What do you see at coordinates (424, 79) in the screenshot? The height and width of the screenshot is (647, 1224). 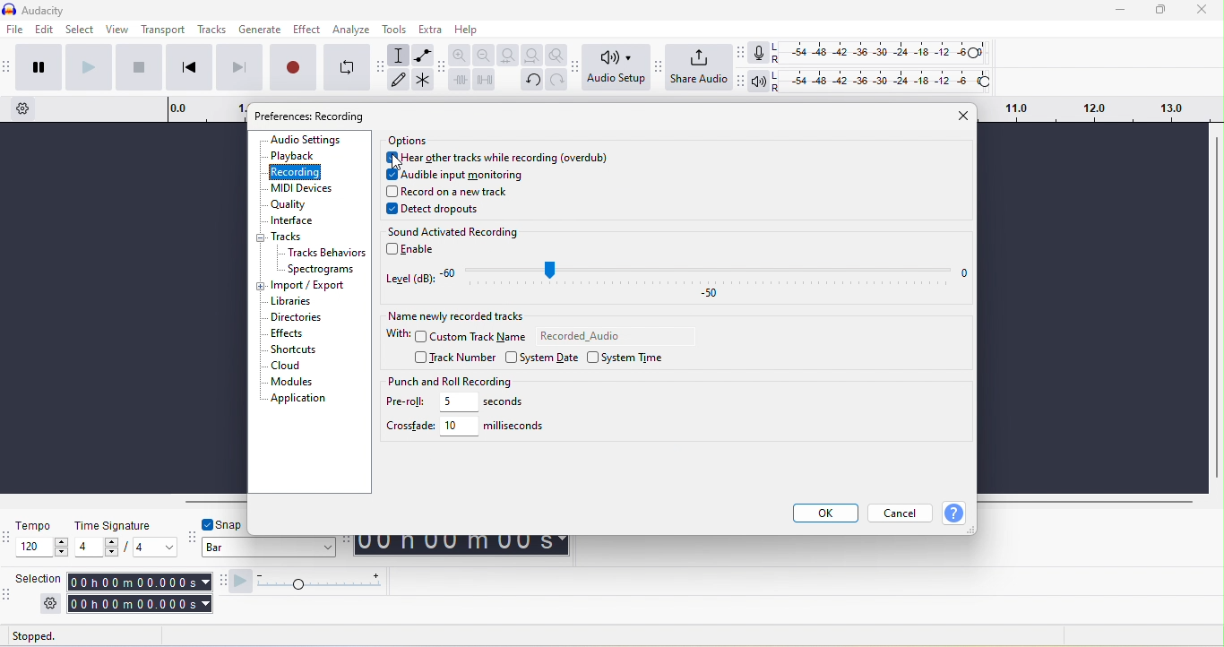 I see `multi tool` at bounding box center [424, 79].